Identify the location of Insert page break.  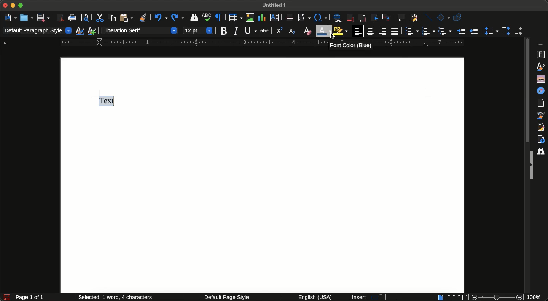
(289, 18).